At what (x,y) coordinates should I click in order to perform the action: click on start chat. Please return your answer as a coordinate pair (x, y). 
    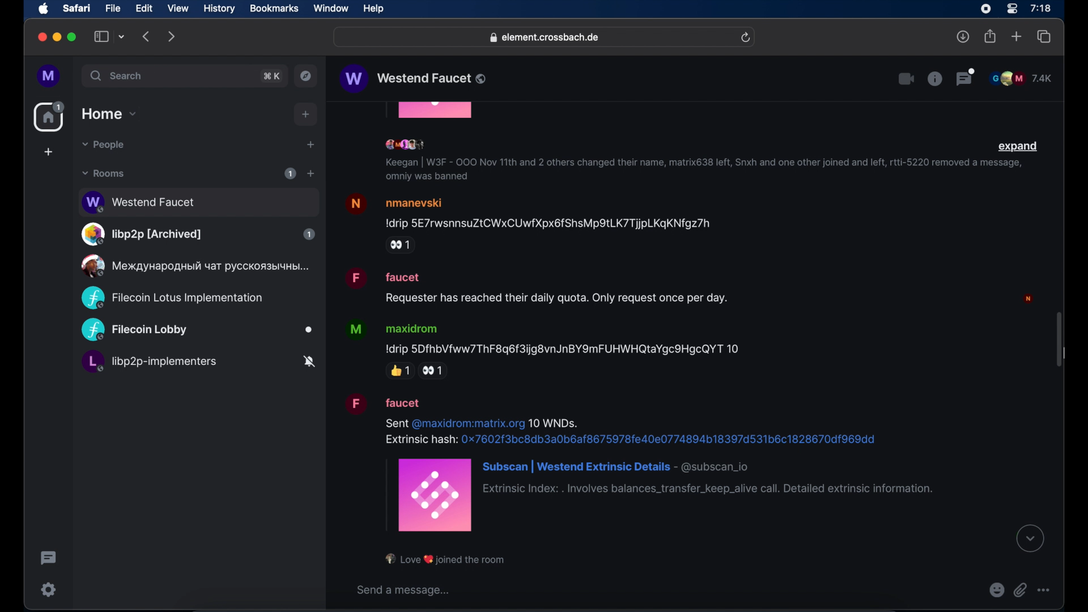
    Looking at the image, I should click on (310, 145).